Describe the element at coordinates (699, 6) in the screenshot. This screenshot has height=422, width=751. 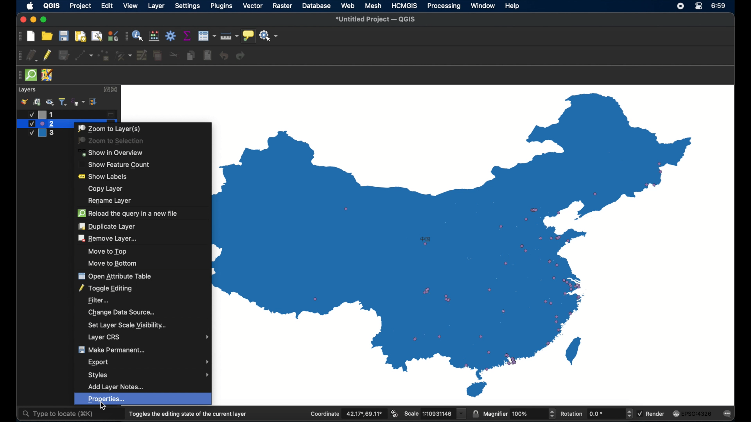
I see `control center` at that location.